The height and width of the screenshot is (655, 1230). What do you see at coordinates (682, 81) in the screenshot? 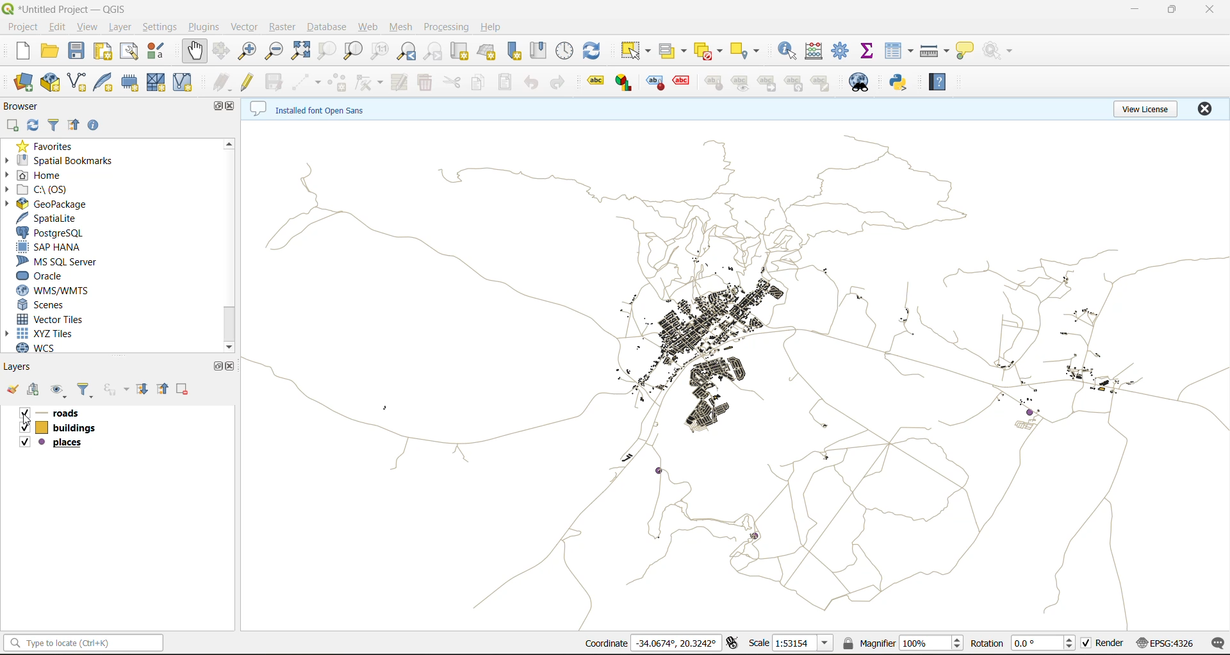
I see `labels toolbar 4` at bounding box center [682, 81].